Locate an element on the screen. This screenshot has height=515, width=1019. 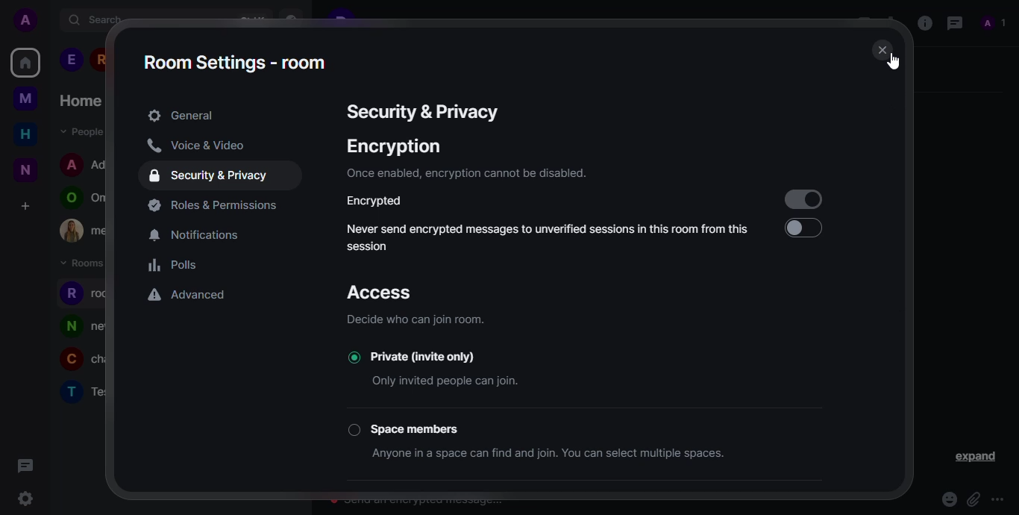
Voice & Video is located at coordinates (220, 146).